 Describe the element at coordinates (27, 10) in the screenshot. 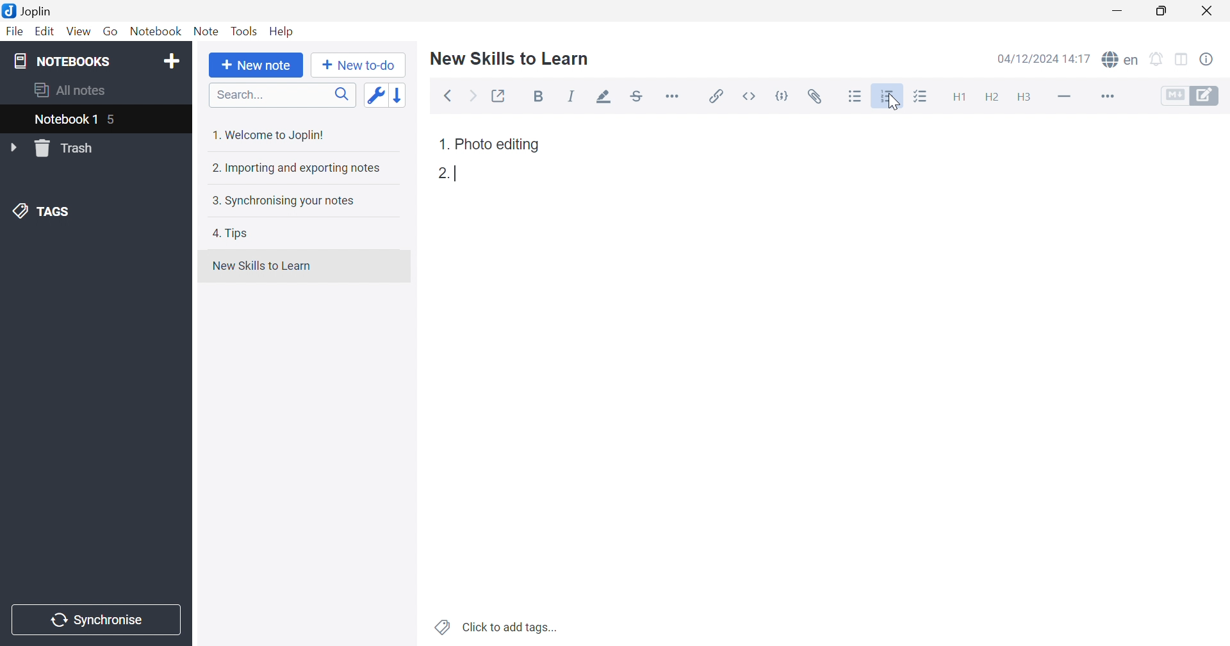

I see `Joplin` at that location.